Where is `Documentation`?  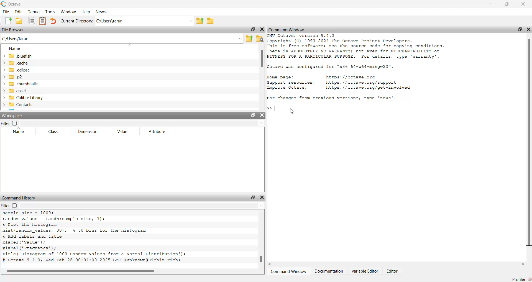
Documentation is located at coordinates (329, 271).